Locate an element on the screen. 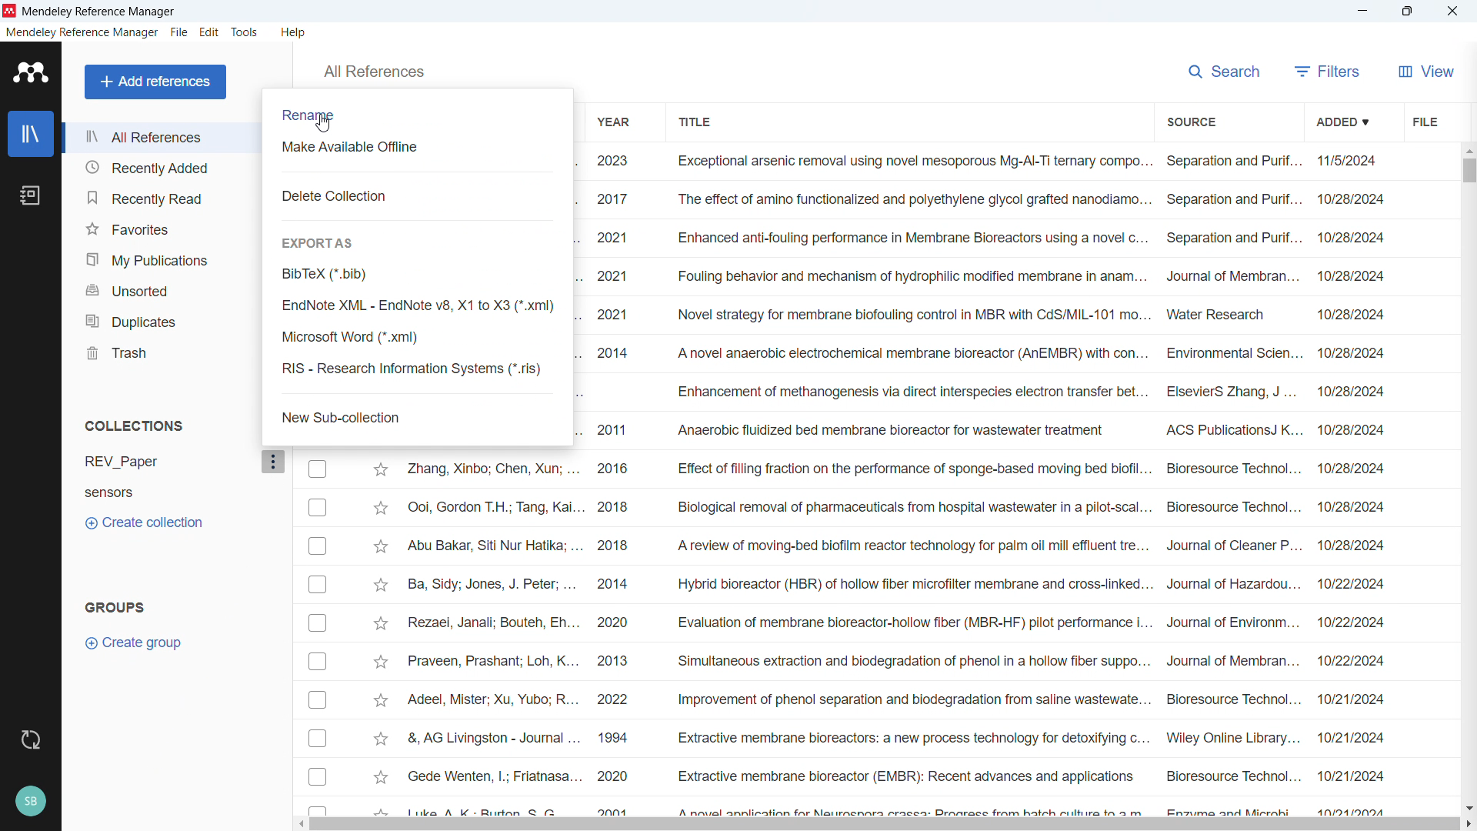 Image resolution: width=1477 pixels, height=831 pixels. My publications  is located at coordinates (163, 259).